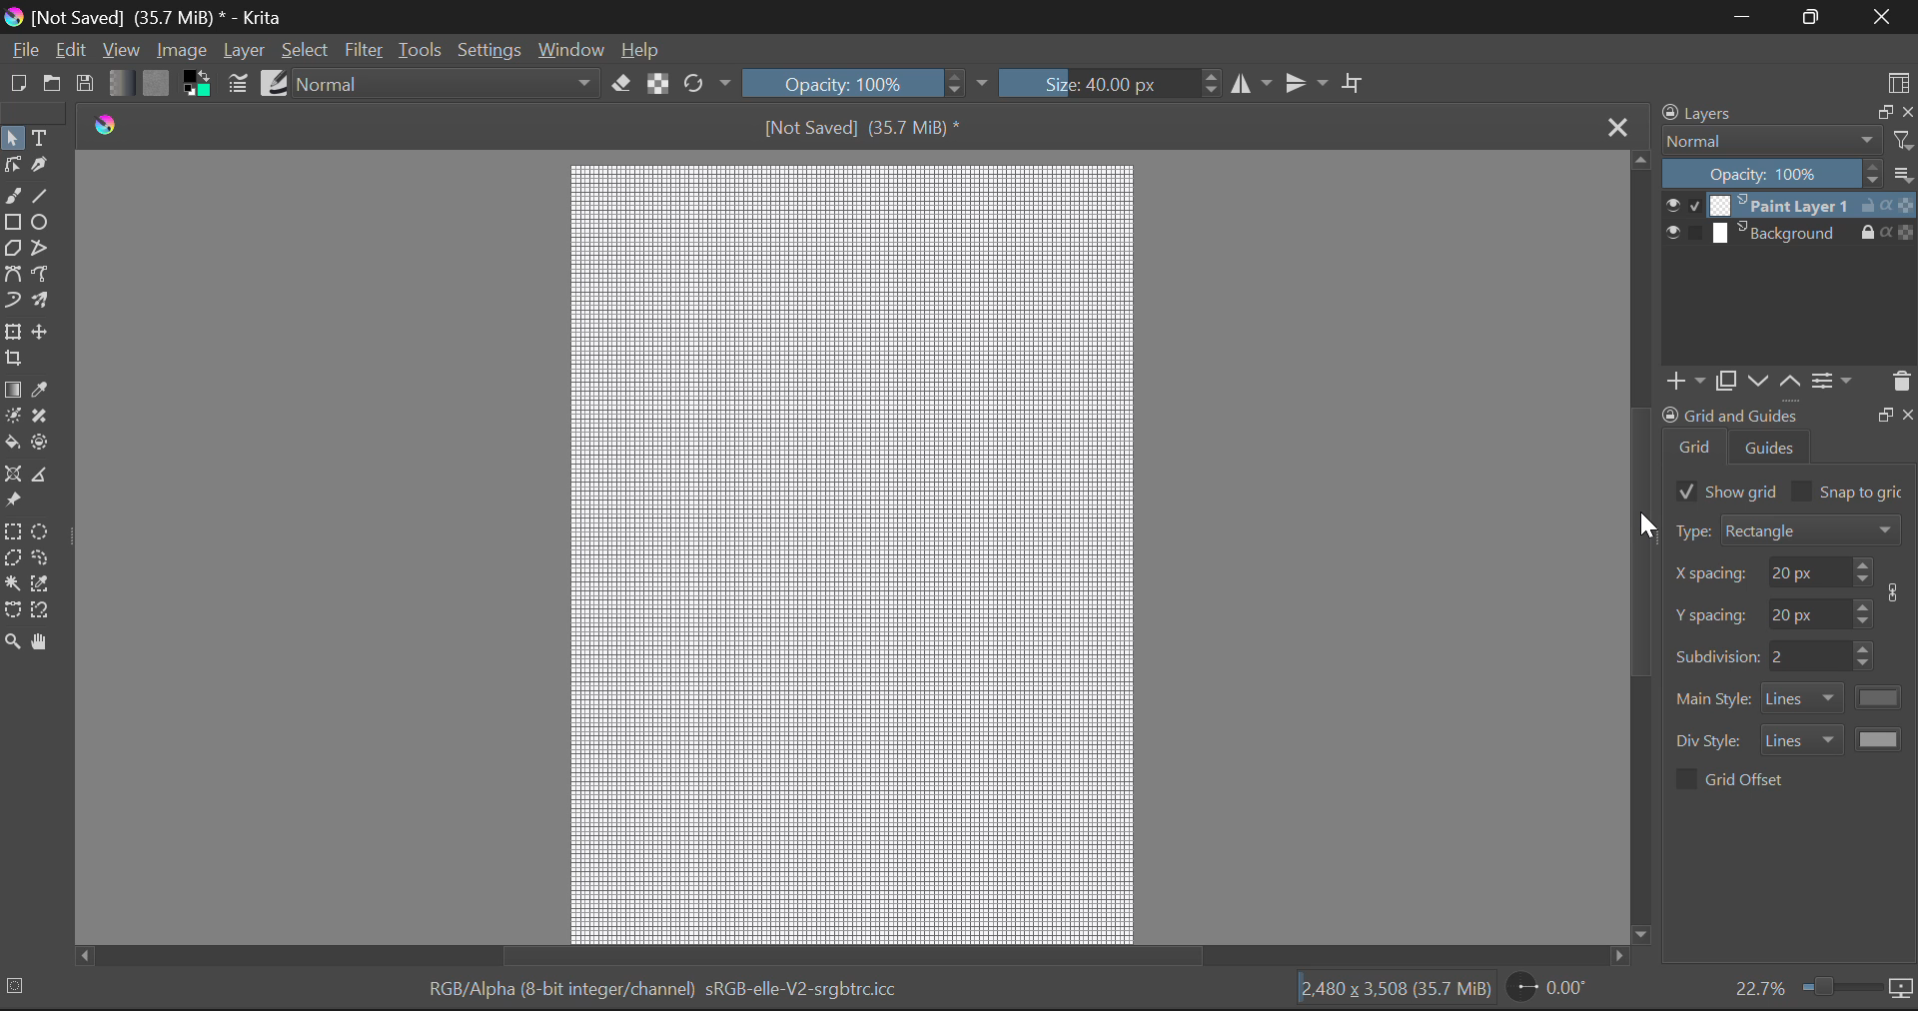 The image size is (1918, 1011). Describe the element at coordinates (1906, 112) in the screenshot. I see `close` at that location.